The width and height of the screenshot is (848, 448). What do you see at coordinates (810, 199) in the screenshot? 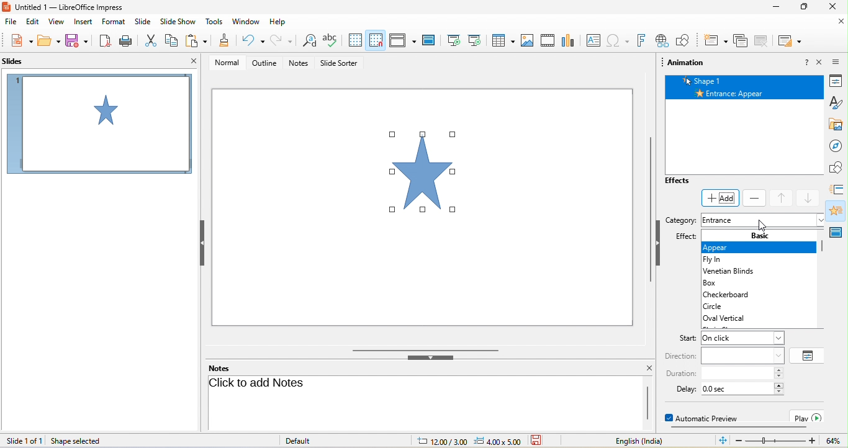
I see `move down` at bounding box center [810, 199].